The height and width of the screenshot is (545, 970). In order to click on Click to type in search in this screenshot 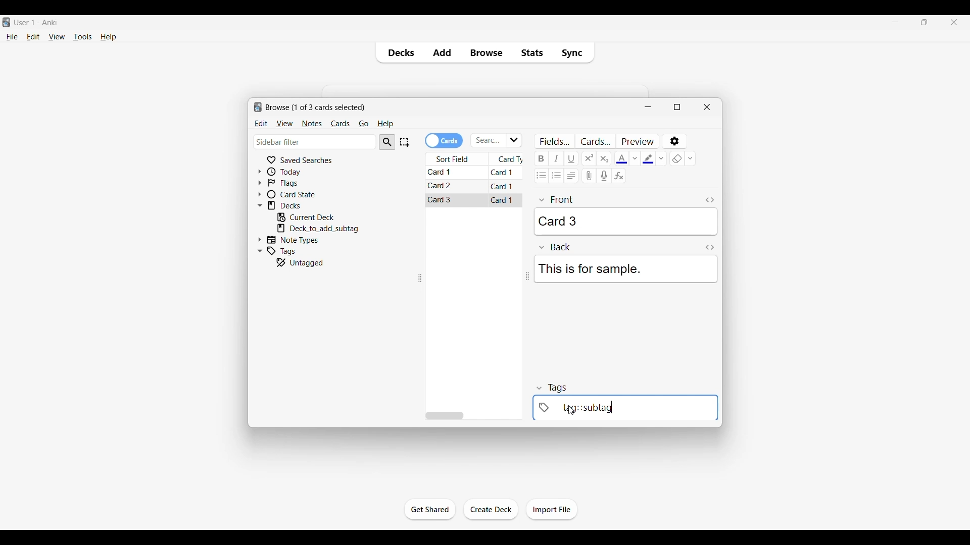, I will do `click(316, 141)`.